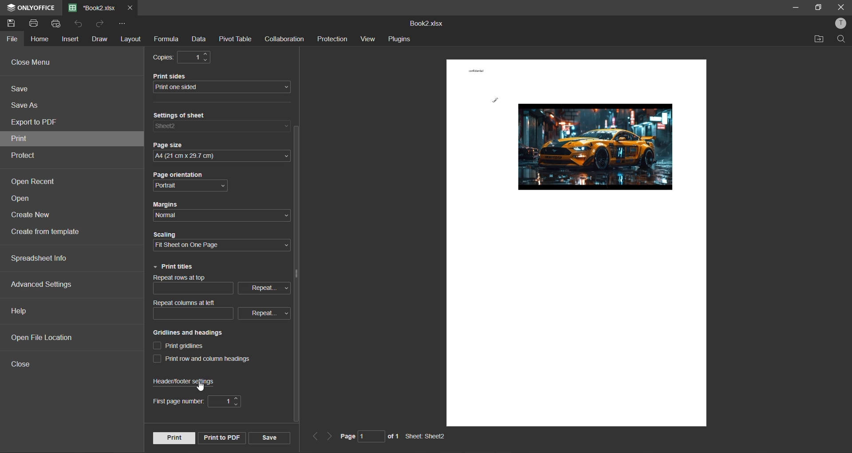  Describe the element at coordinates (286, 39) in the screenshot. I see `collaboration` at that location.